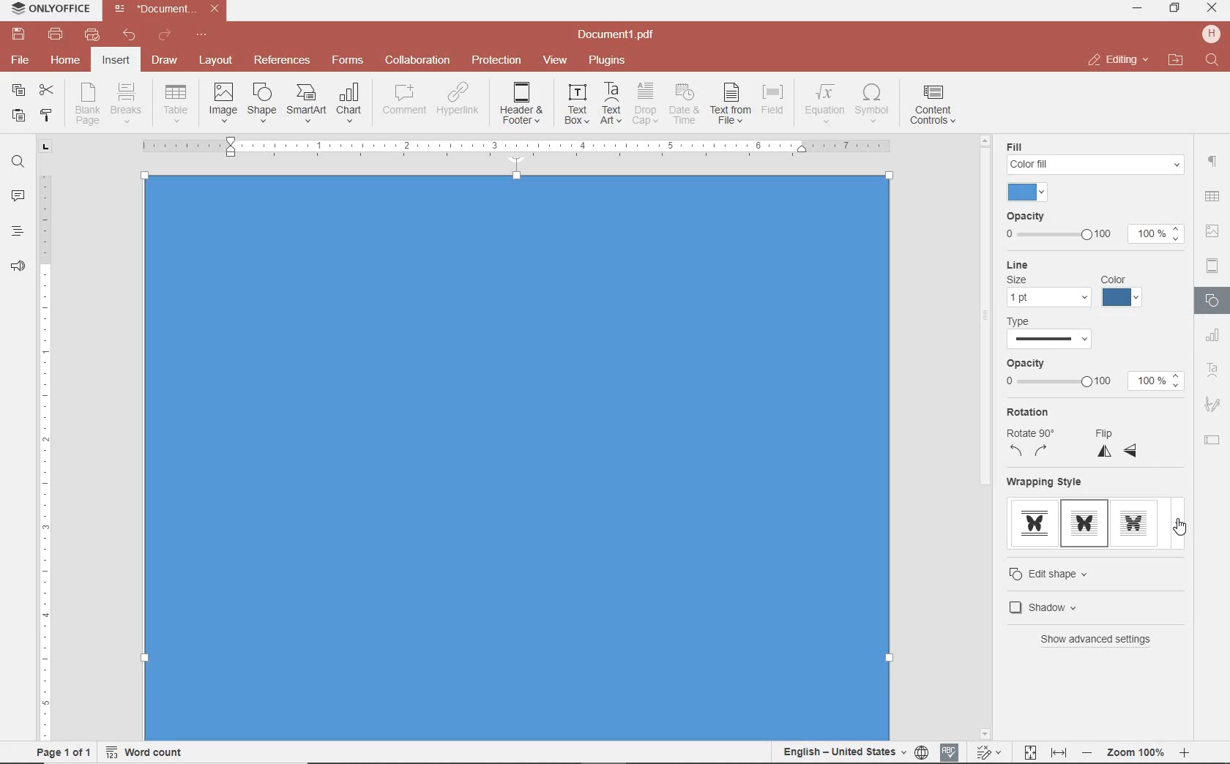  What do you see at coordinates (46, 146) in the screenshot?
I see `tab stop` at bounding box center [46, 146].